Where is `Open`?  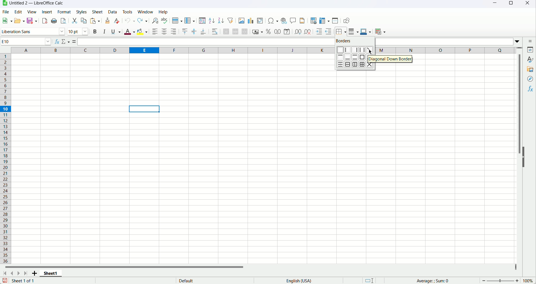
Open is located at coordinates (20, 21).